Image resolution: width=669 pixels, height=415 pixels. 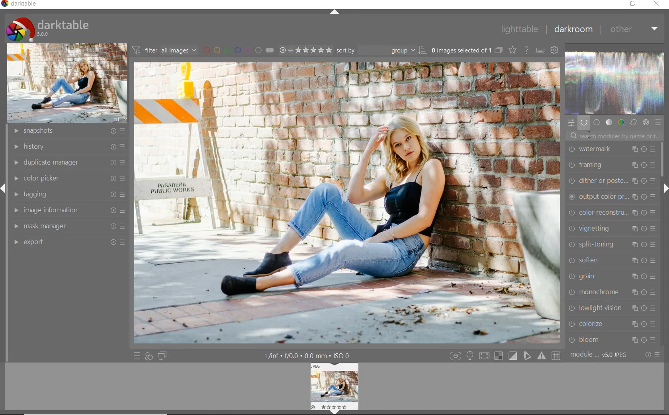 What do you see at coordinates (589, 134) in the screenshot?
I see `cursor` at bounding box center [589, 134].